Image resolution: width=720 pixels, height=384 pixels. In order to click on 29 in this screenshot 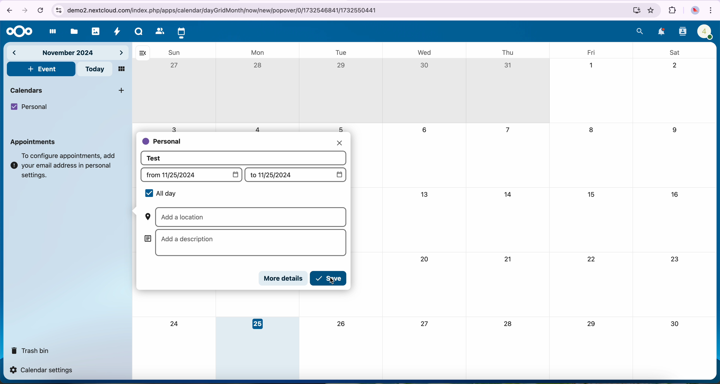, I will do `click(590, 324)`.